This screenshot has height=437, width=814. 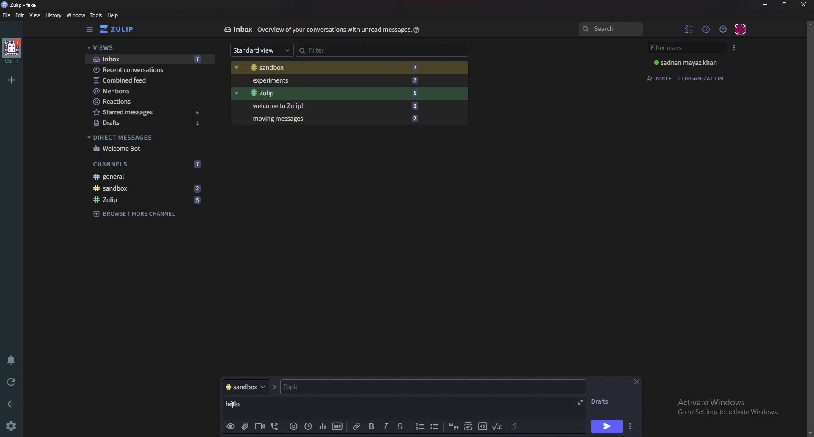 What do you see at coordinates (497, 426) in the screenshot?
I see `Math` at bounding box center [497, 426].